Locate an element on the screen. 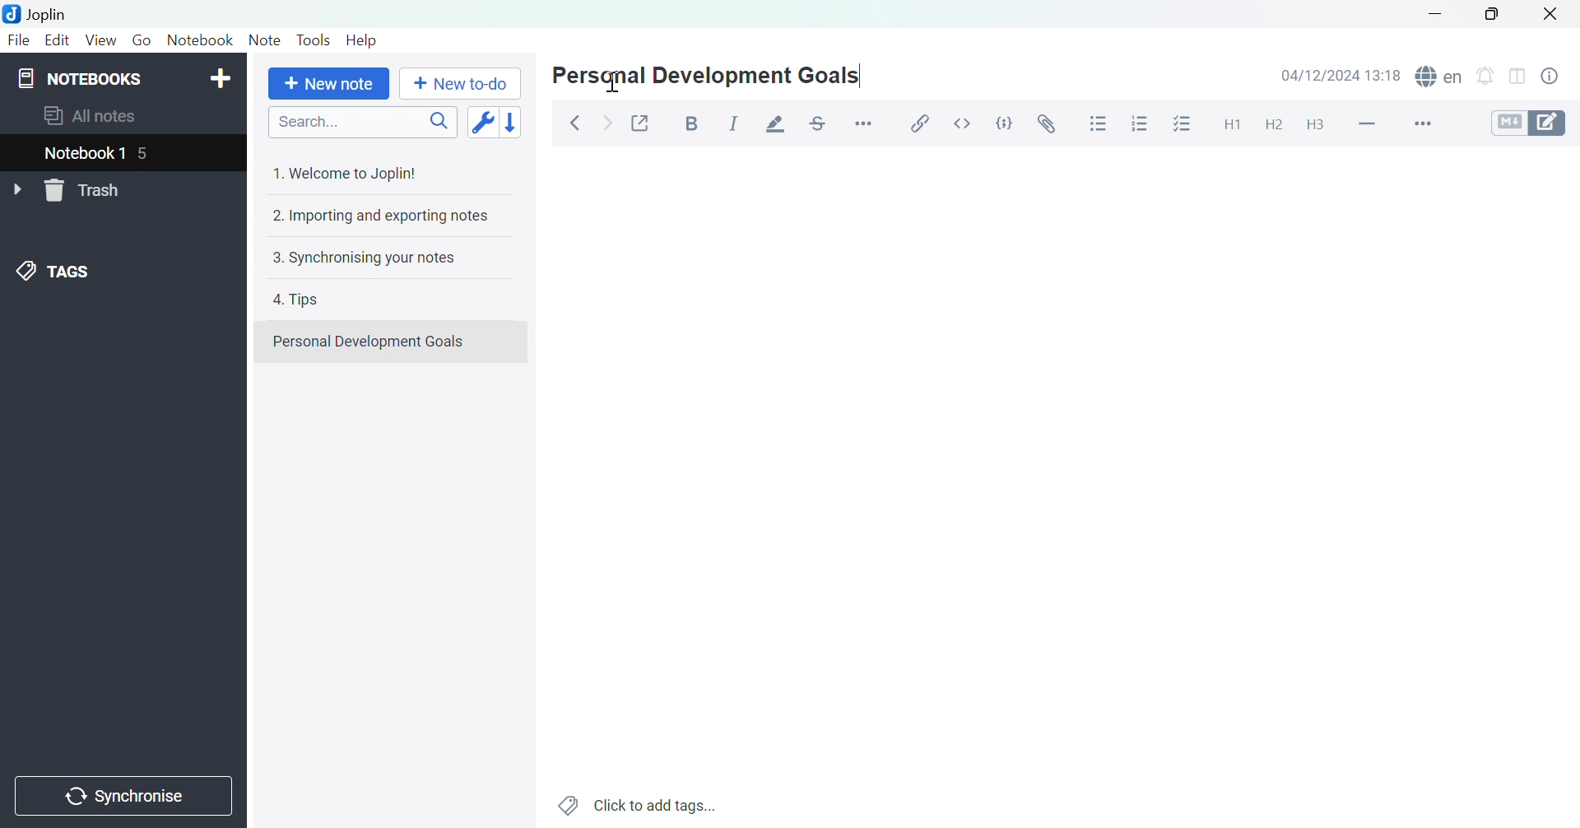 The width and height of the screenshot is (1580, 828). Add notebook is located at coordinates (221, 78).